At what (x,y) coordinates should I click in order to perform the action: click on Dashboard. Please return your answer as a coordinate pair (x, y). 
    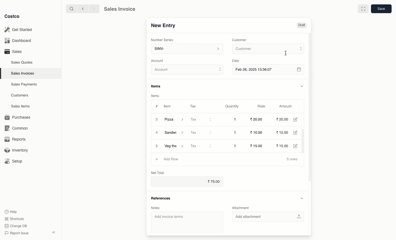
    Looking at the image, I should click on (17, 41).